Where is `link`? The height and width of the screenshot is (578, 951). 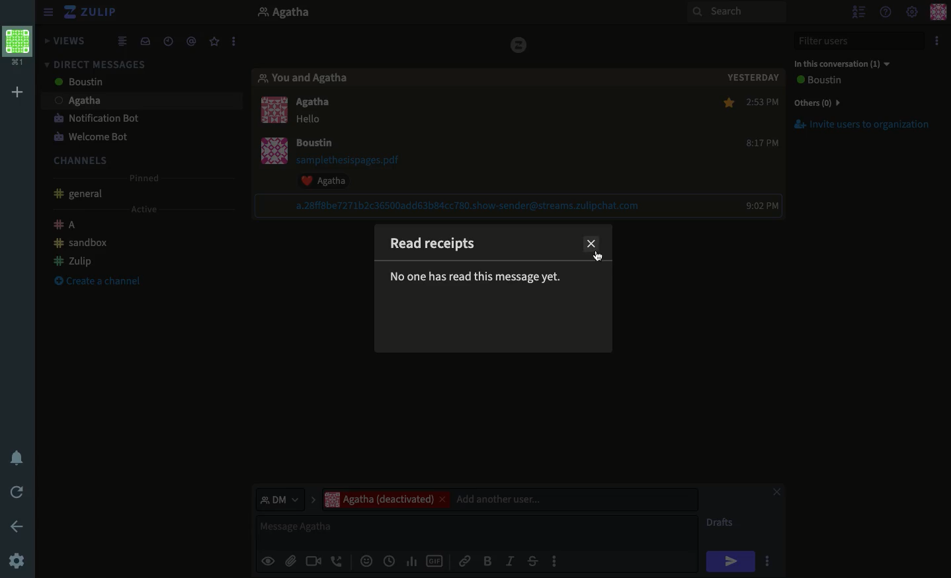 link is located at coordinates (469, 206).